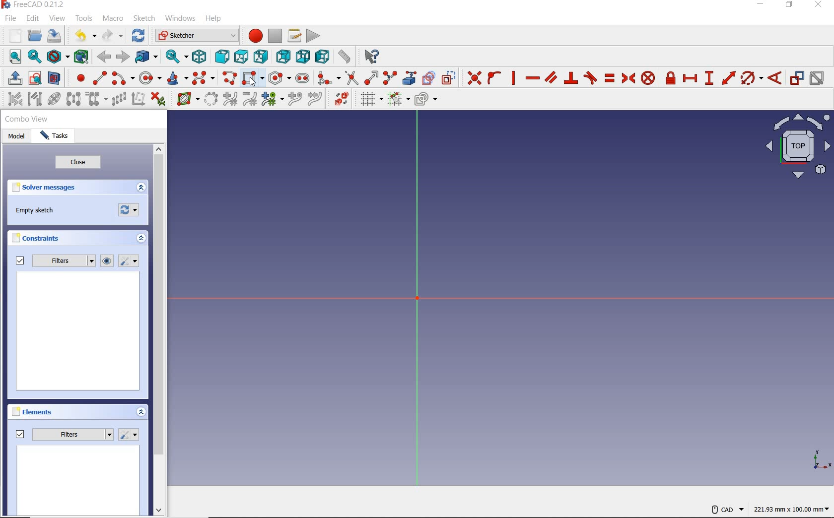 Image resolution: width=834 pixels, height=518 pixels. I want to click on constrain symmetrical, so click(628, 78).